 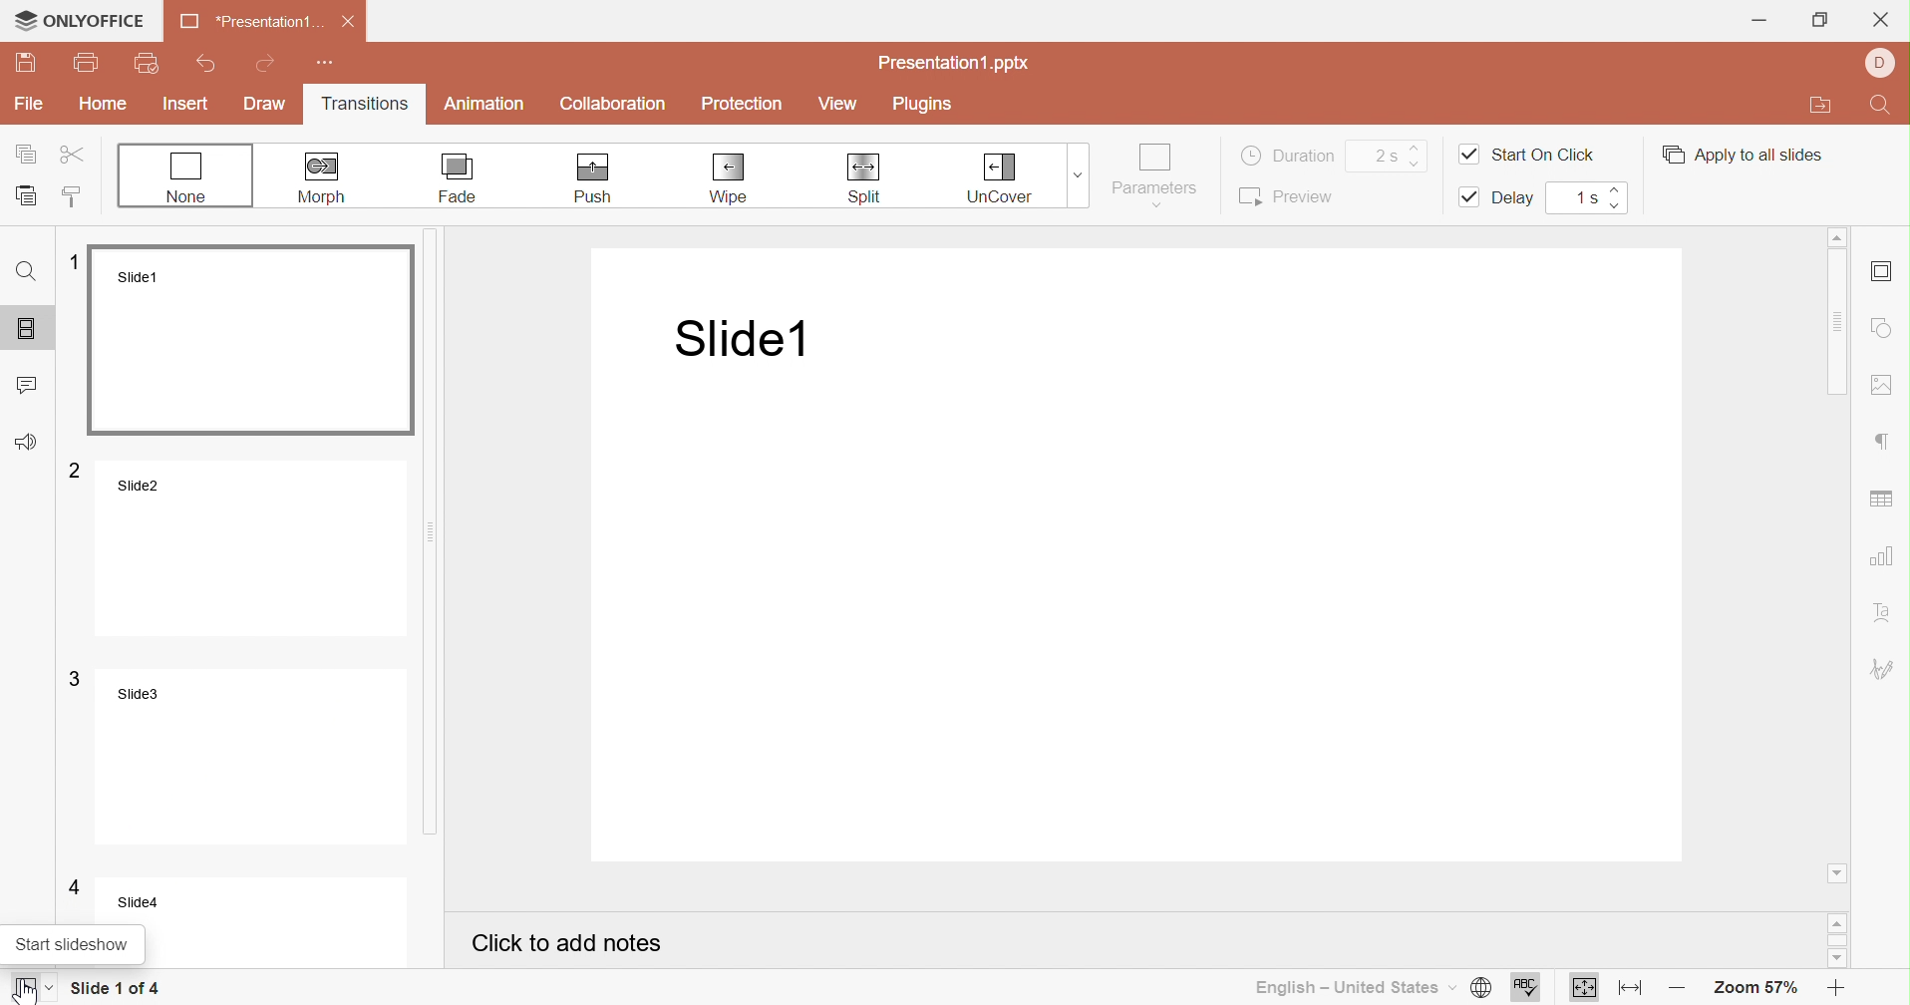 What do you see at coordinates (1285, 196) in the screenshot?
I see `Preview` at bounding box center [1285, 196].